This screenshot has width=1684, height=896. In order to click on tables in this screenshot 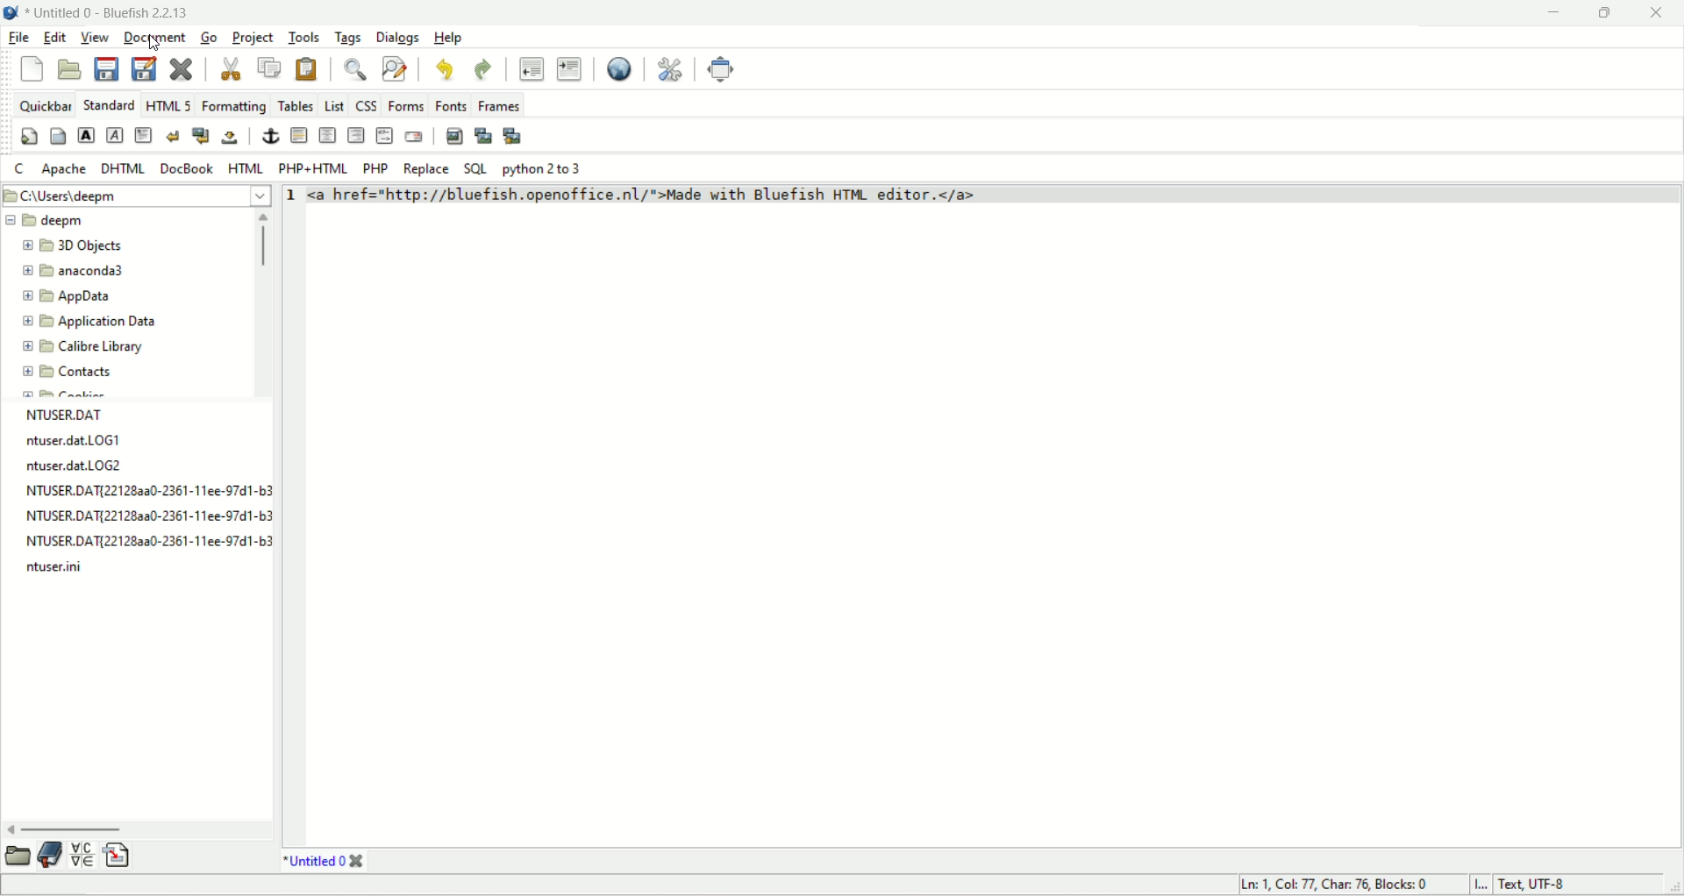, I will do `click(294, 103)`.